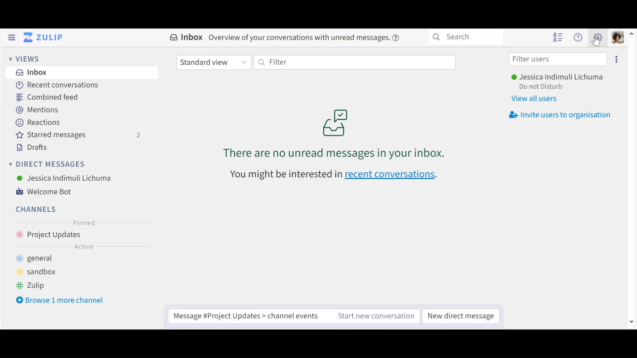  I want to click on Welcome Bot, so click(43, 191).